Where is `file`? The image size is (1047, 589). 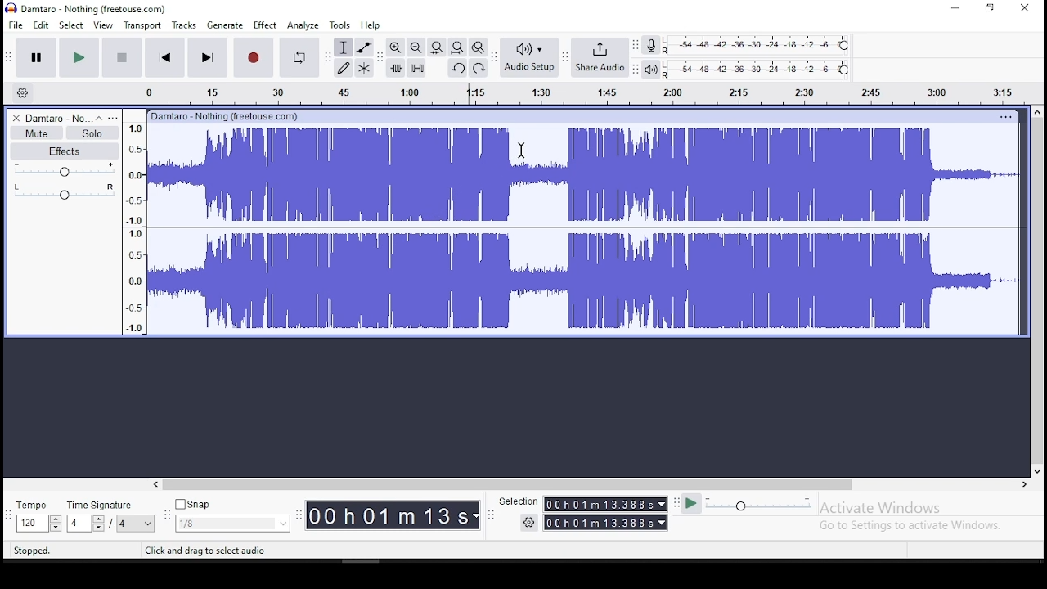 file is located at coordinates (16, 24).